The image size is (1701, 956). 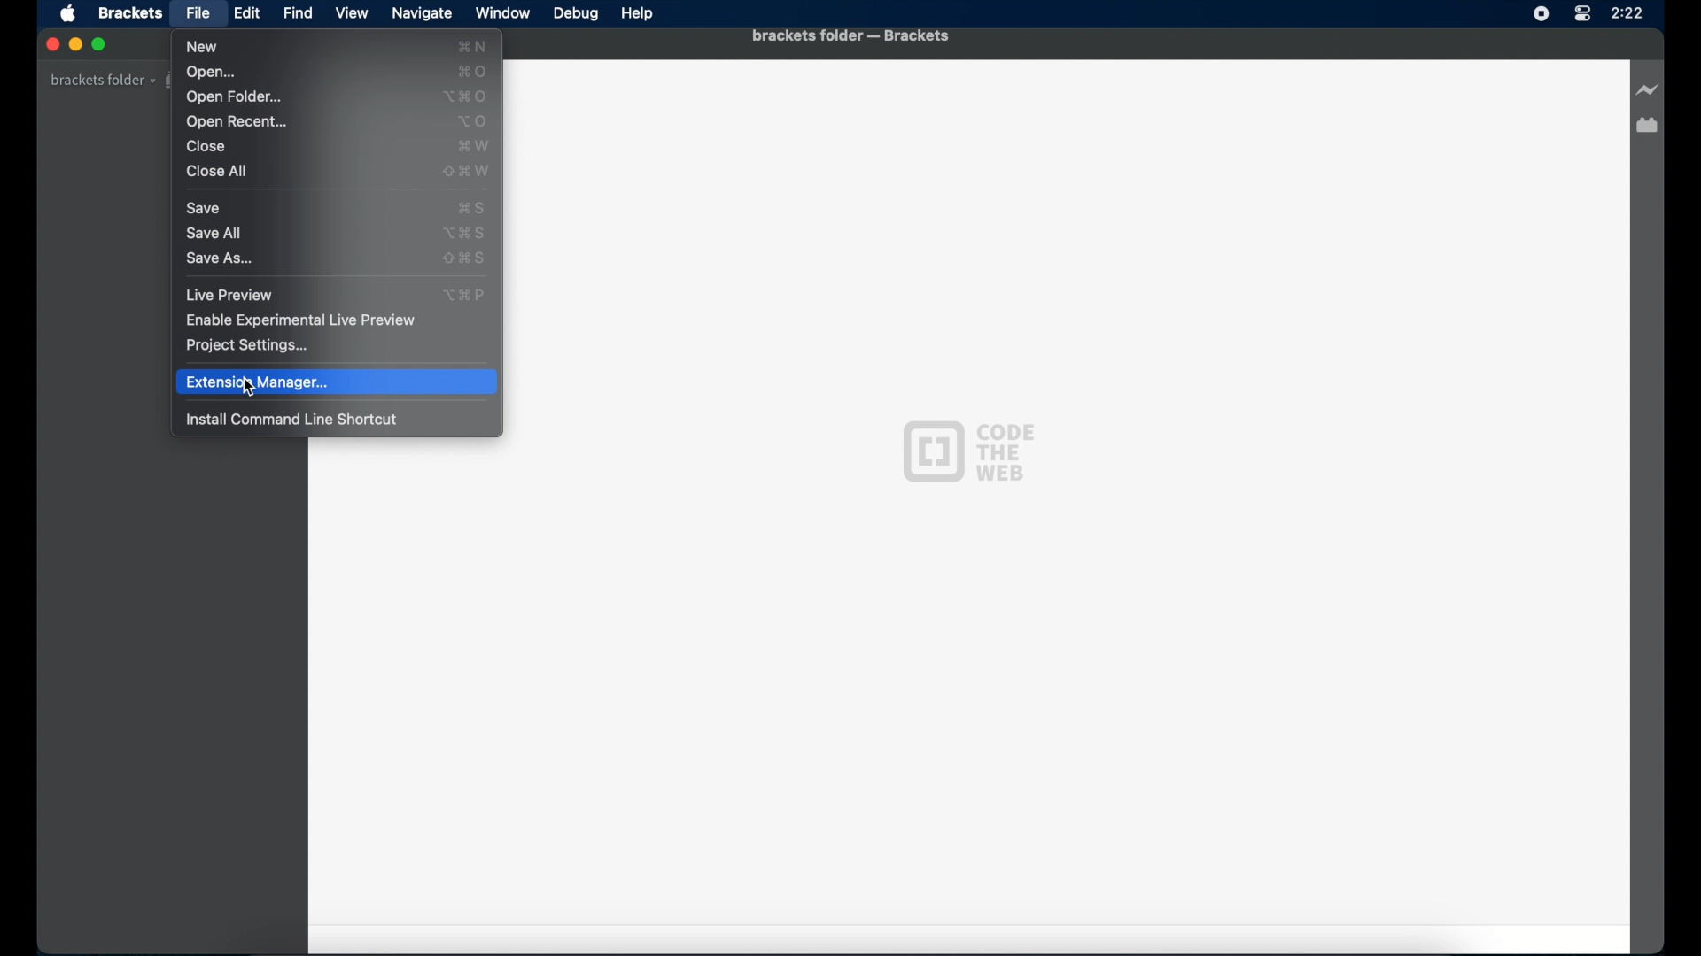 What do you see at coordinates (70, 15) in the screenshot?
I see `apple icon` at bounding box center [70, 15].